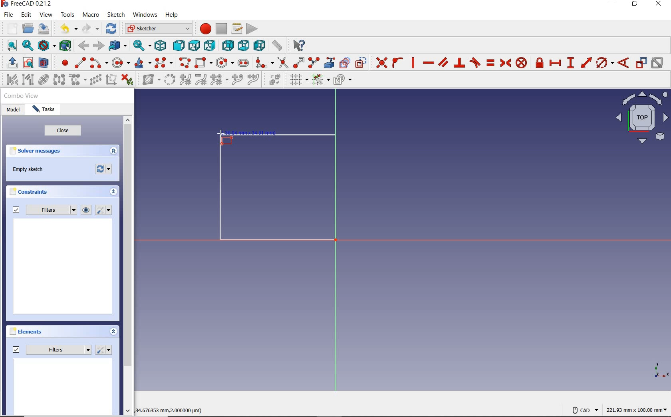 Image resolution: width=671 pixels, height=417 pixels. Describe the element at coordinates (505, 63) in the screenshot. I see `constrain symmetrical` at that location.